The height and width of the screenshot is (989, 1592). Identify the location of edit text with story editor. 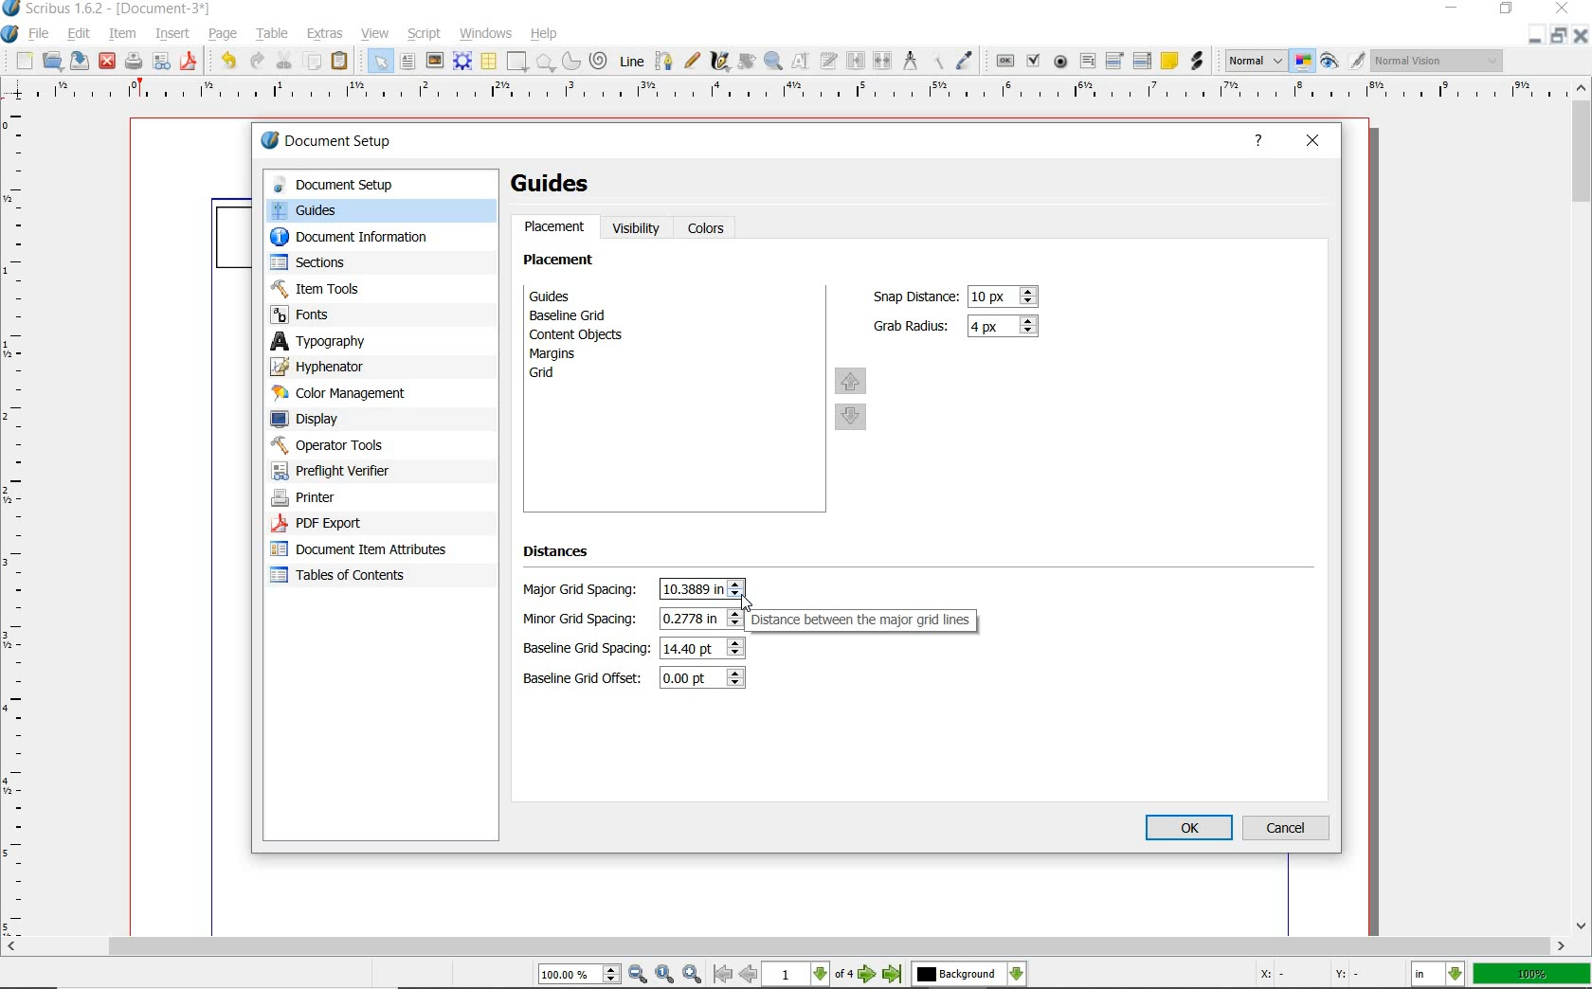
(827, 60).